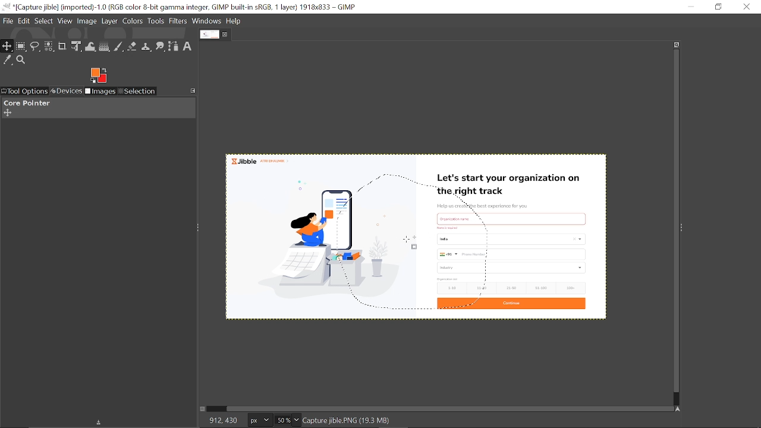 The height and width of the screenshot is (428, 761). I want to click on Selection, so click(137, 92).